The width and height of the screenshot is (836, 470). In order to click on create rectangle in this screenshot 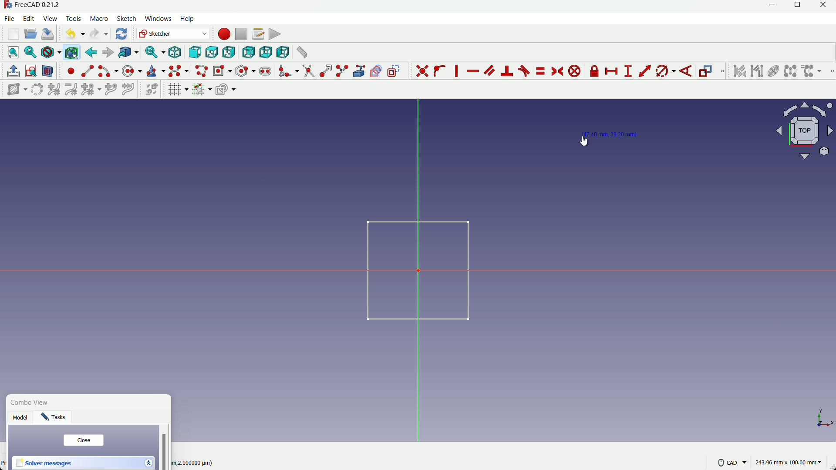, I will do `click(222, 70)`.